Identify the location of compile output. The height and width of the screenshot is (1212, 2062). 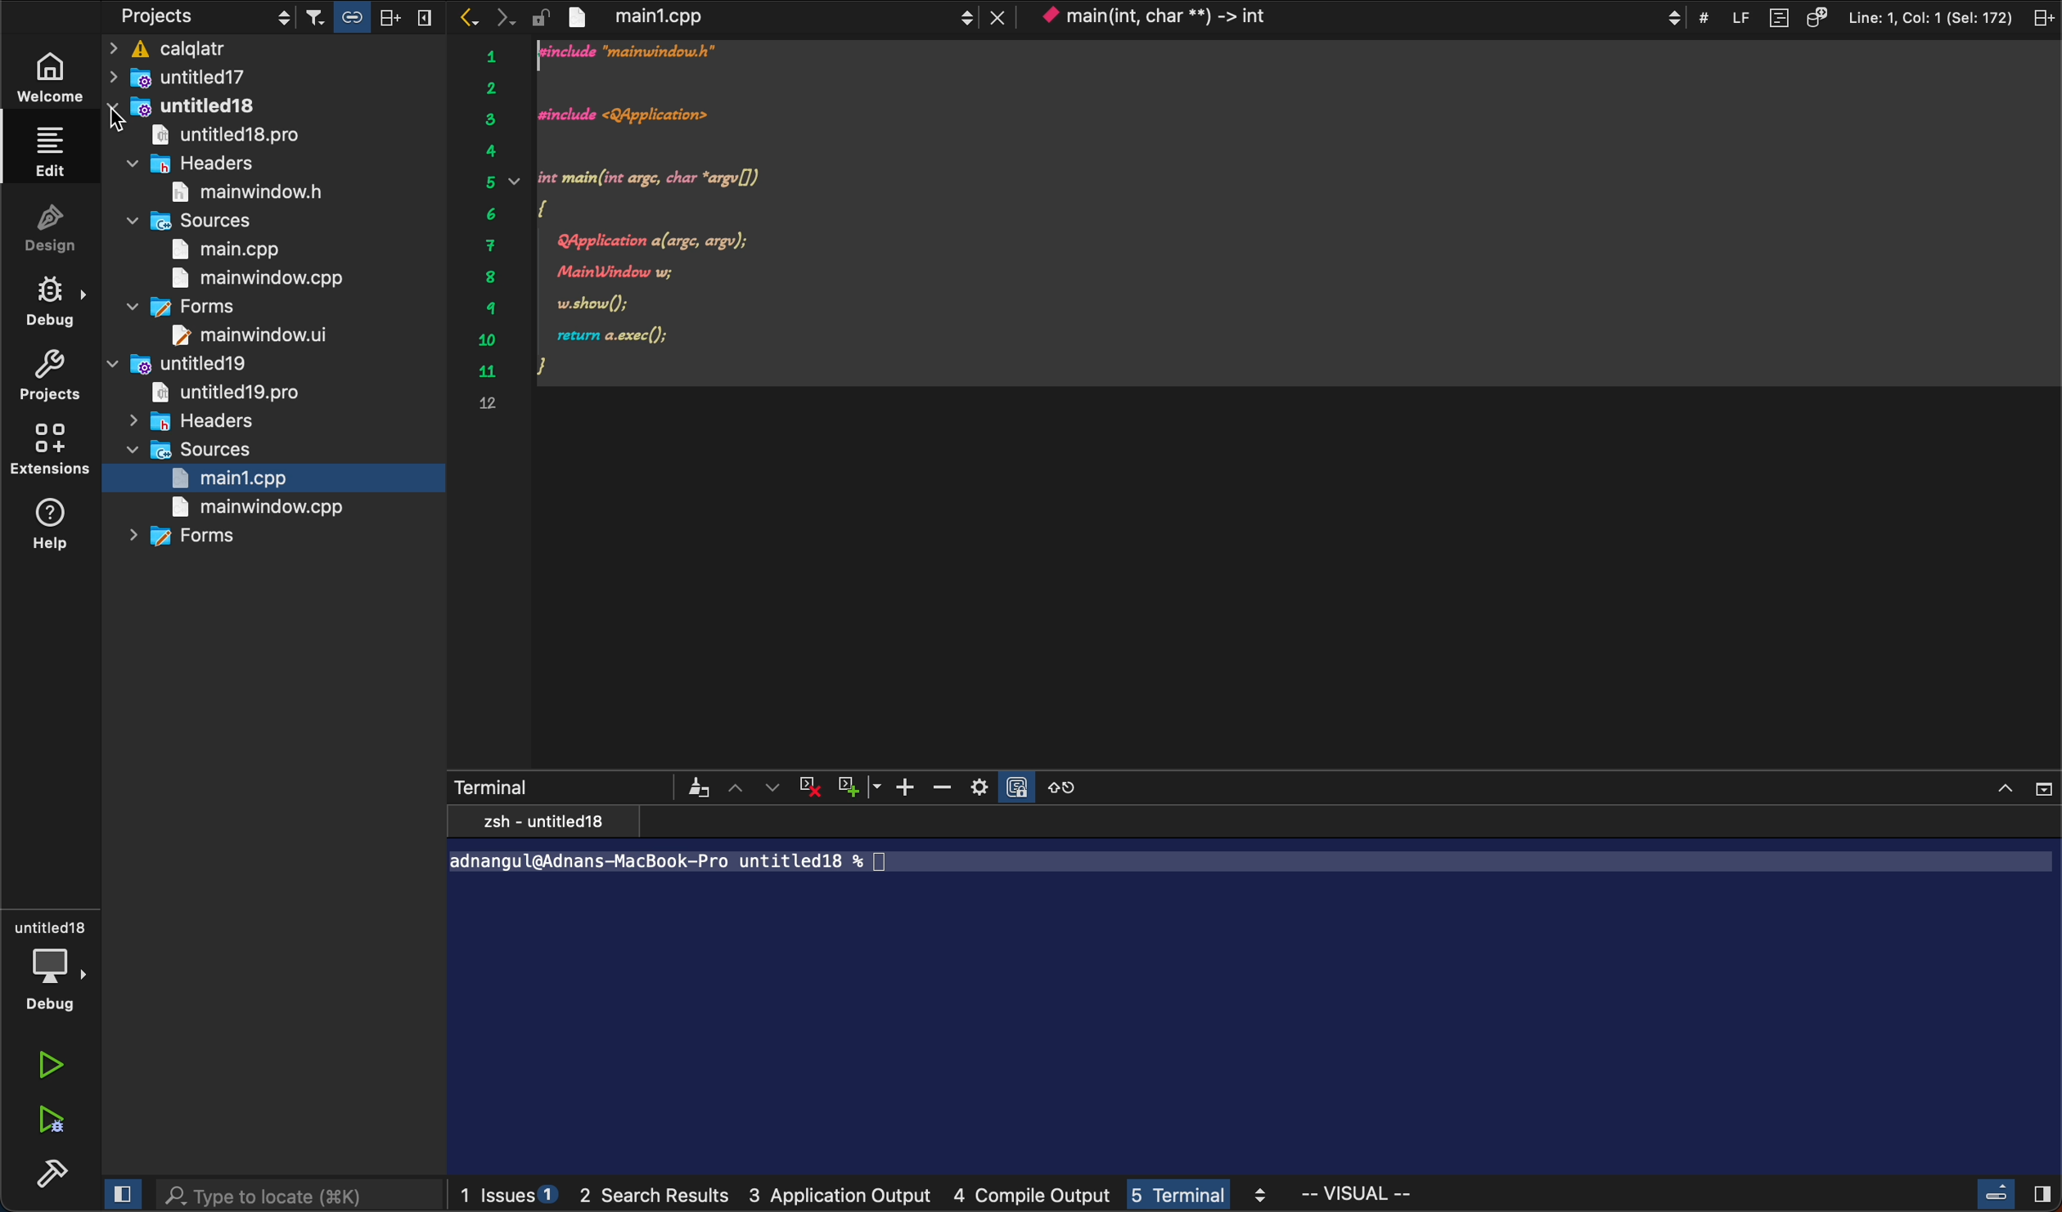
(1033, 1196).